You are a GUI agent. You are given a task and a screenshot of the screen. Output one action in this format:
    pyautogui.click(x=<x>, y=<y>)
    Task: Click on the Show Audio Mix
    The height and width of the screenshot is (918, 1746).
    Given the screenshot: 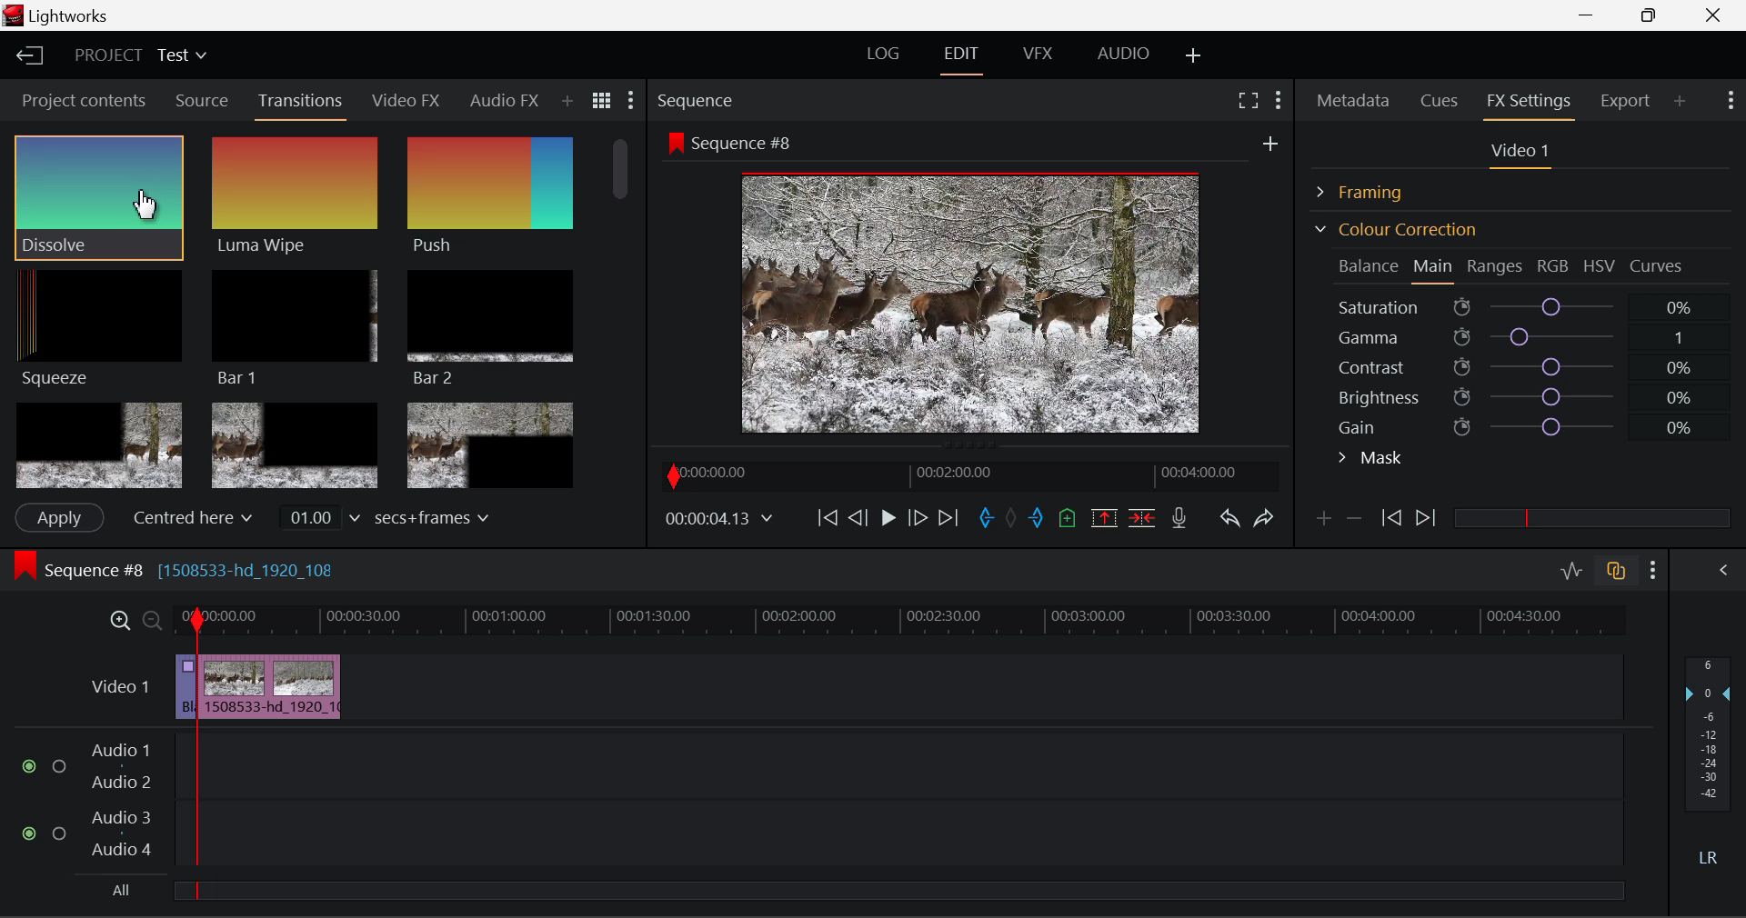 What is the action you would take?
    pyautogui.click(x=1725, y=568)
    